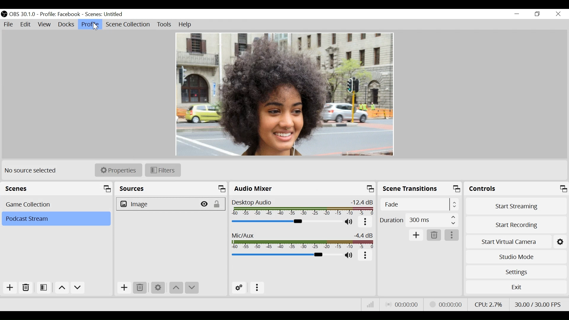  What do you see at coordinates (66, 25) in the screenshot?
I see `Docks` at bounding box center [66, 25].